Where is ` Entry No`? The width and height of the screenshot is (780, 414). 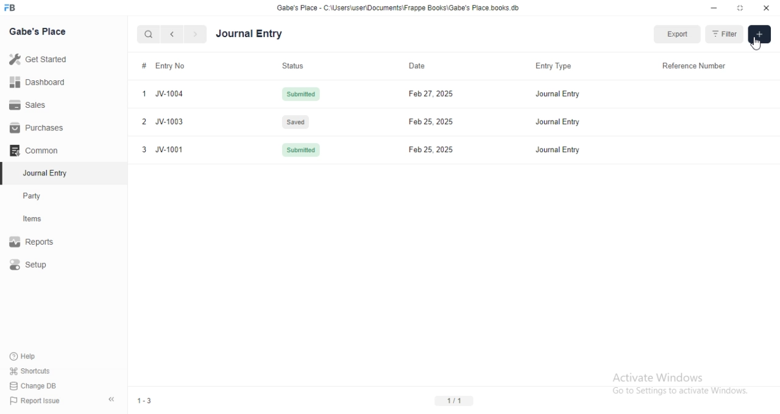  Entry No is located at coordinates (163, 65).